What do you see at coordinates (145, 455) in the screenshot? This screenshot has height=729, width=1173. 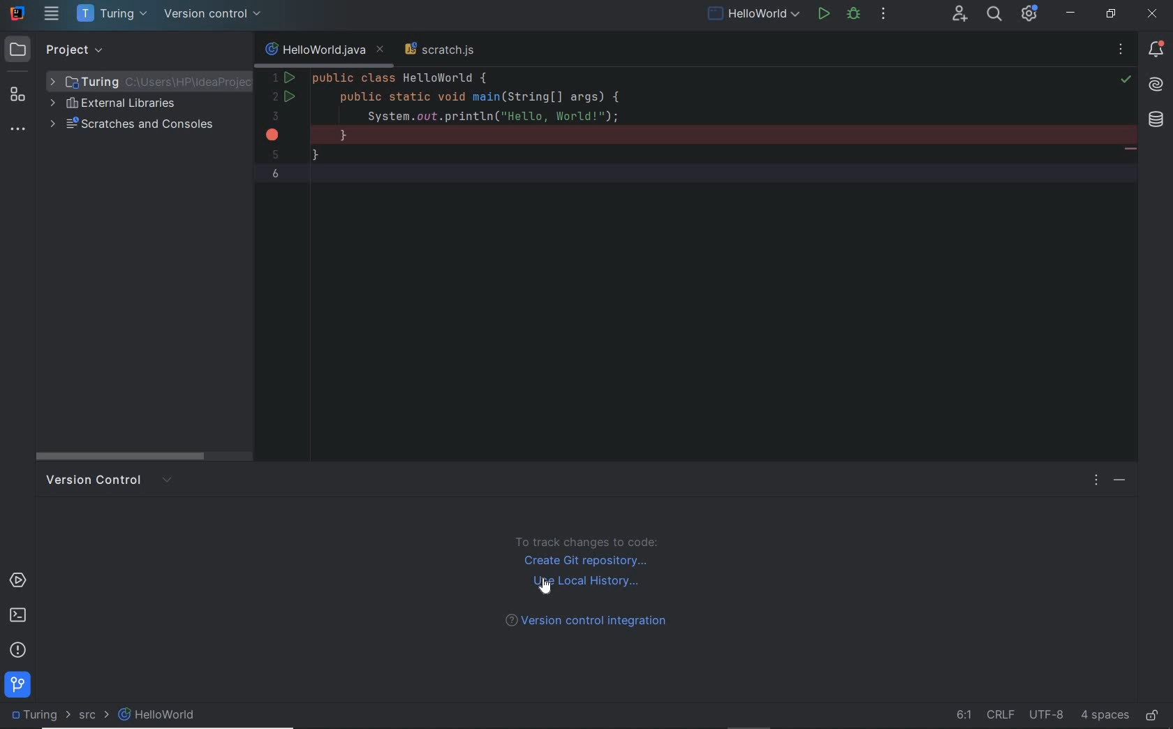 I see `scroll bar` at bounding box center [145, 455].